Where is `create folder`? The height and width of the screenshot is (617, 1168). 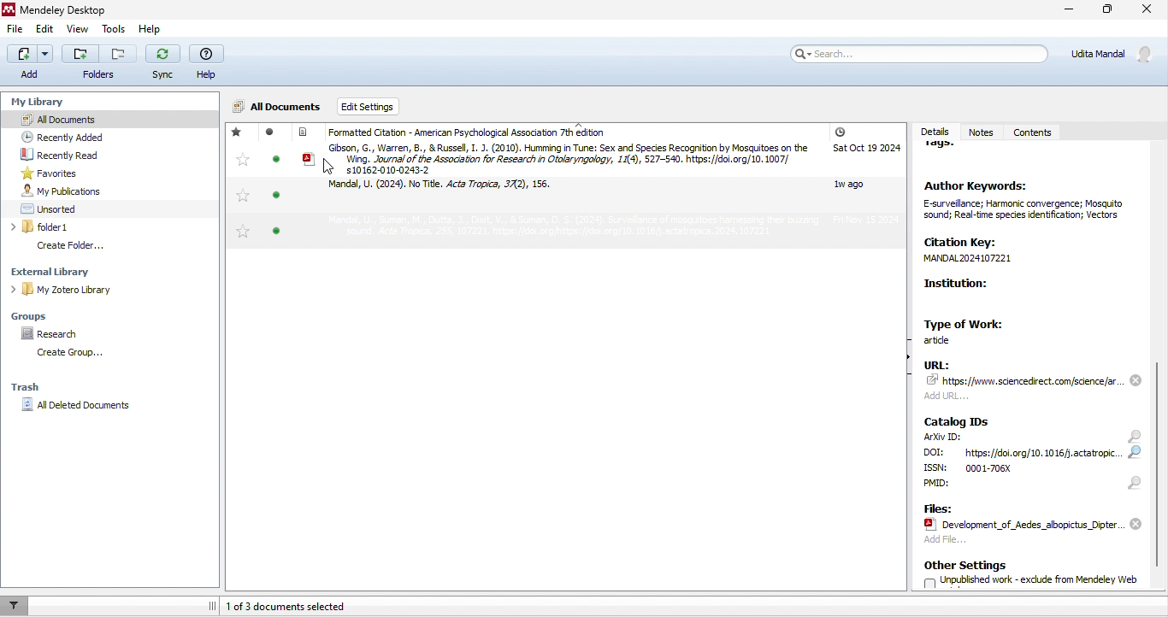
create folder is located at coordinates (85, 245).